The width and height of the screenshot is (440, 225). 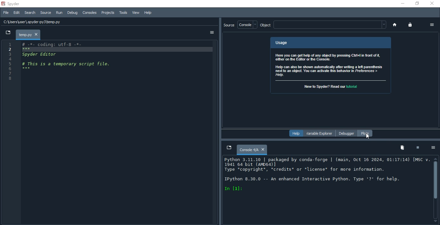 What do you see at coordinates (322, 25) in the screenshot?
I see `object` at bounding box center [322, 25].